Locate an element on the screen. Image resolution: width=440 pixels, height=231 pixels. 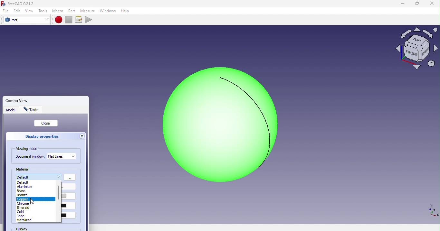
Material is located at coordinates (24, 169).